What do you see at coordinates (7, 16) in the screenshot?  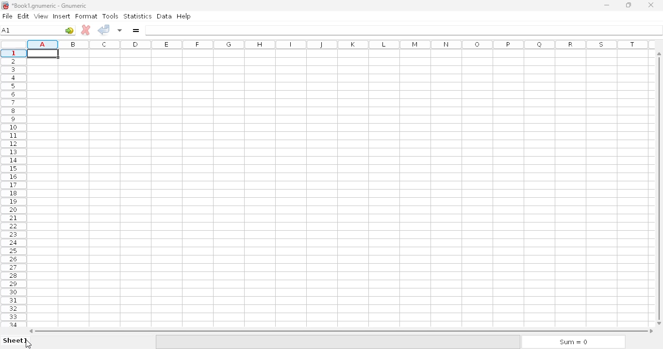 I see `file` at bounding box center [7, 16].